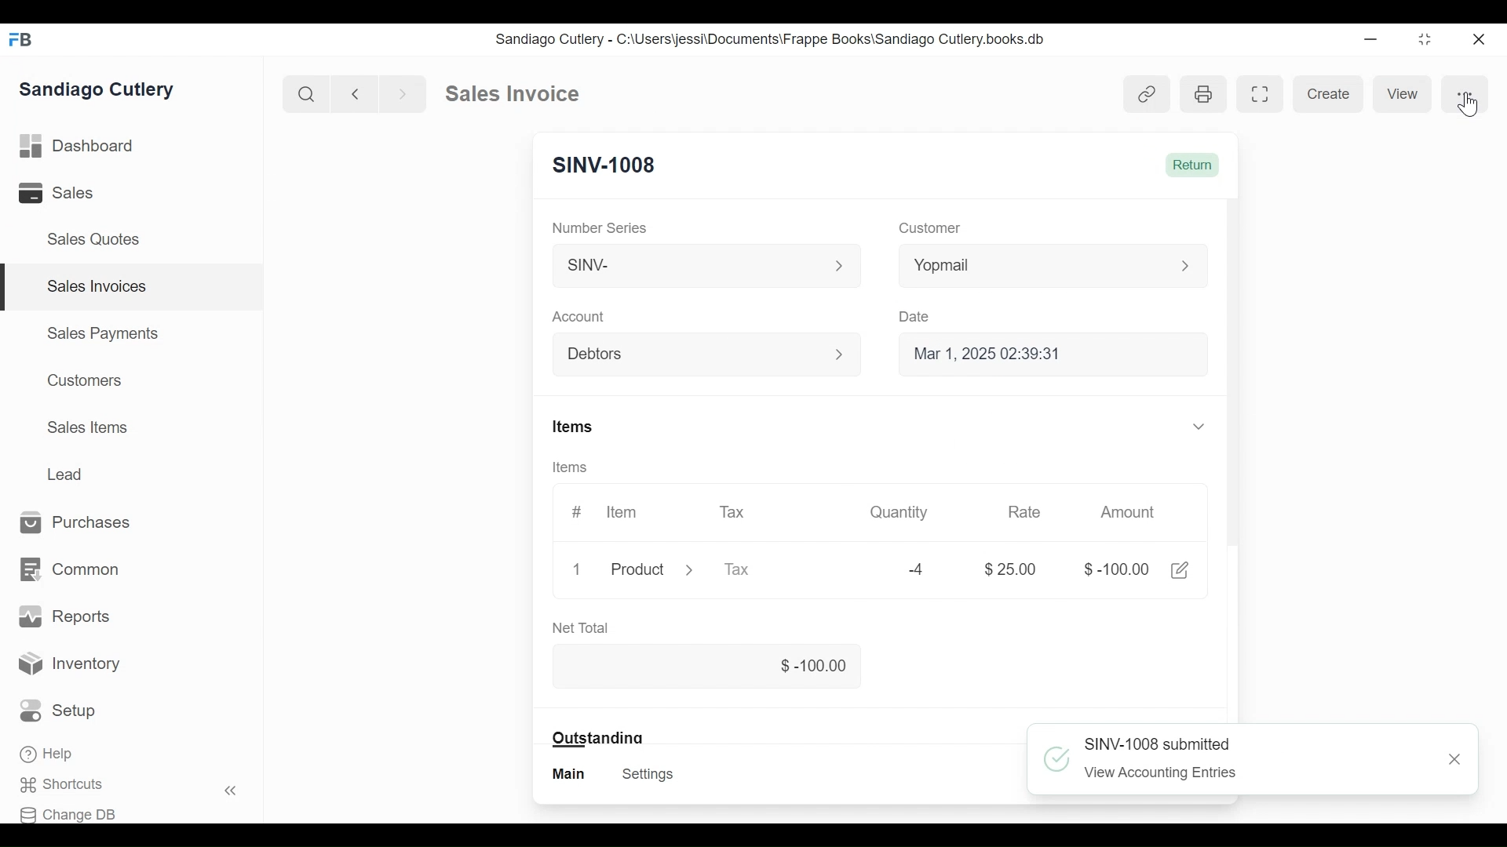 This screenshot has width=1507, height=847. I want to click on Yopmail , so click(1053, 266).